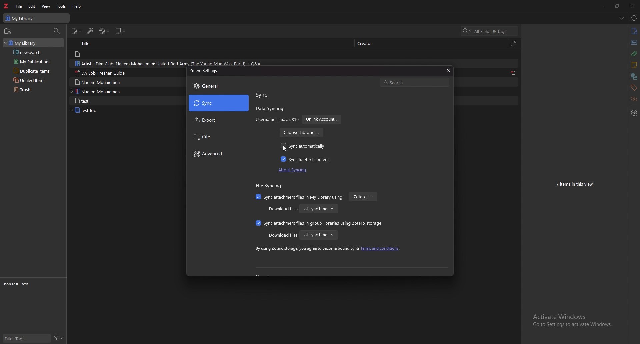 The width and height of the screenshot is (640, 344). What do you see at coordinates (102, 82) in the screenshot?
I see `naeem mohaiemen` at bounding box center [102, 82].